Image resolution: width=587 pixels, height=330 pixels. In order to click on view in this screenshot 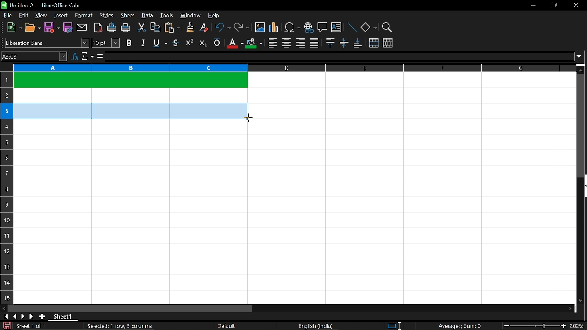, I will do `click(40, 16)`.